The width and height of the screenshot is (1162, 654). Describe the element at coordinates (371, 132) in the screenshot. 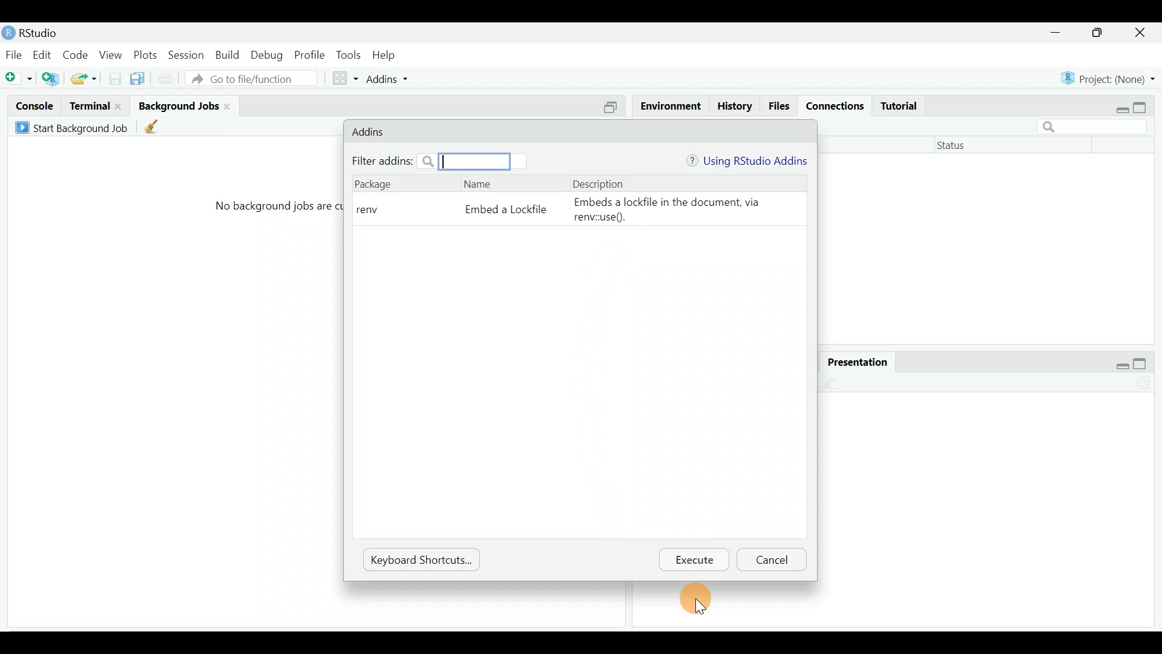

I see `Addins` at that location.